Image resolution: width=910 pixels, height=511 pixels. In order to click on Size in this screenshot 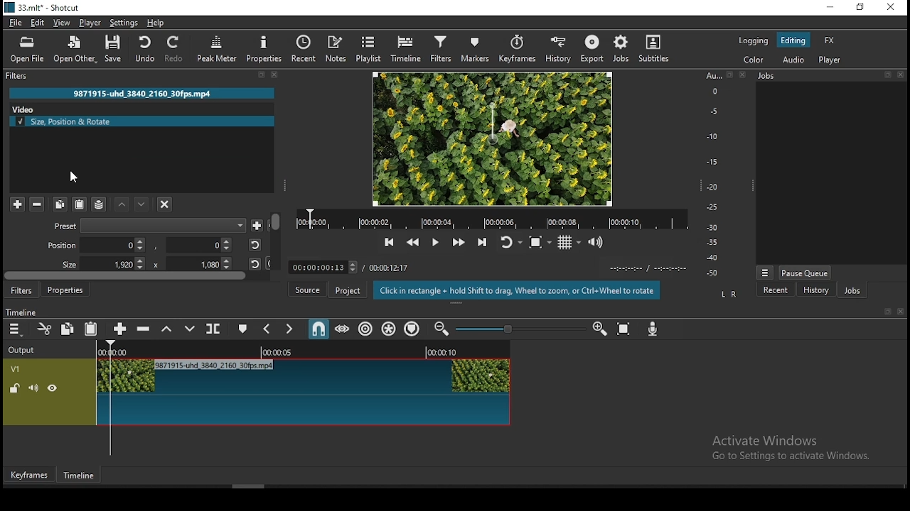, I will do `click(70, 264)`.